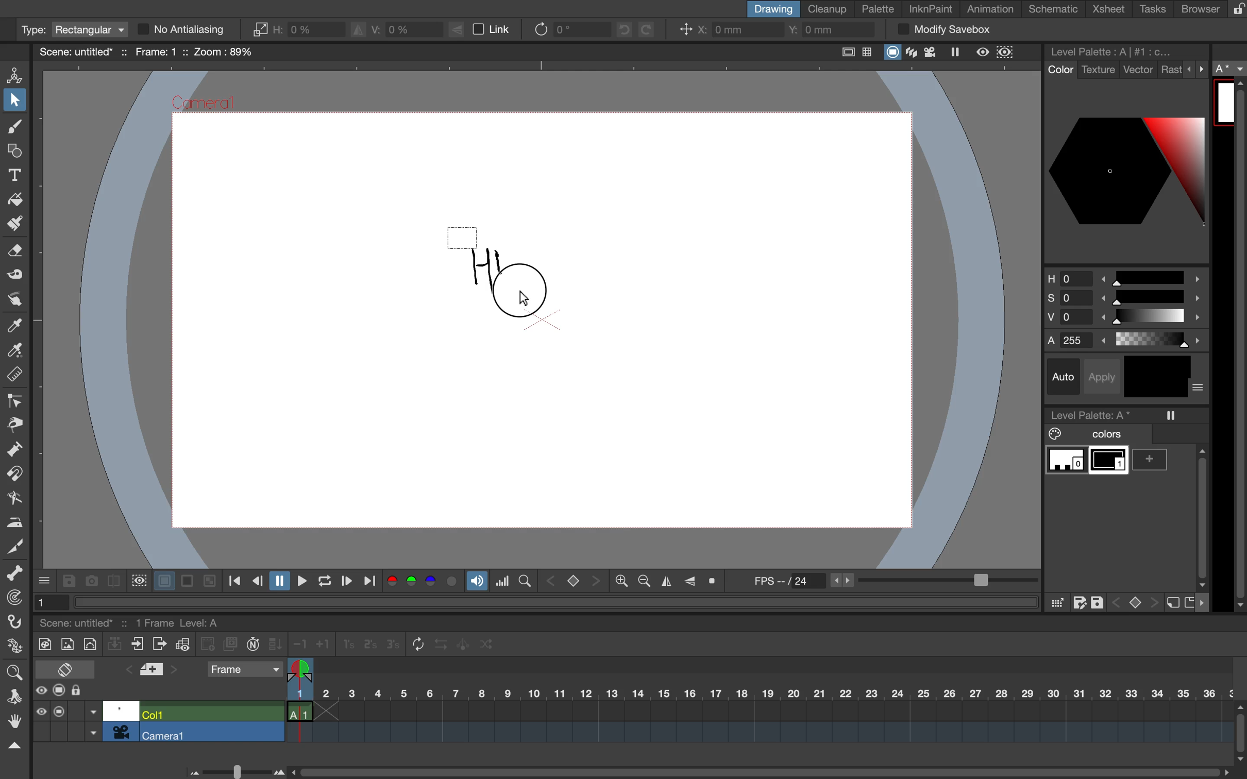 This screenshot has height=779, width=1247. I want to click on fill in empty cells, so click(277, 644).